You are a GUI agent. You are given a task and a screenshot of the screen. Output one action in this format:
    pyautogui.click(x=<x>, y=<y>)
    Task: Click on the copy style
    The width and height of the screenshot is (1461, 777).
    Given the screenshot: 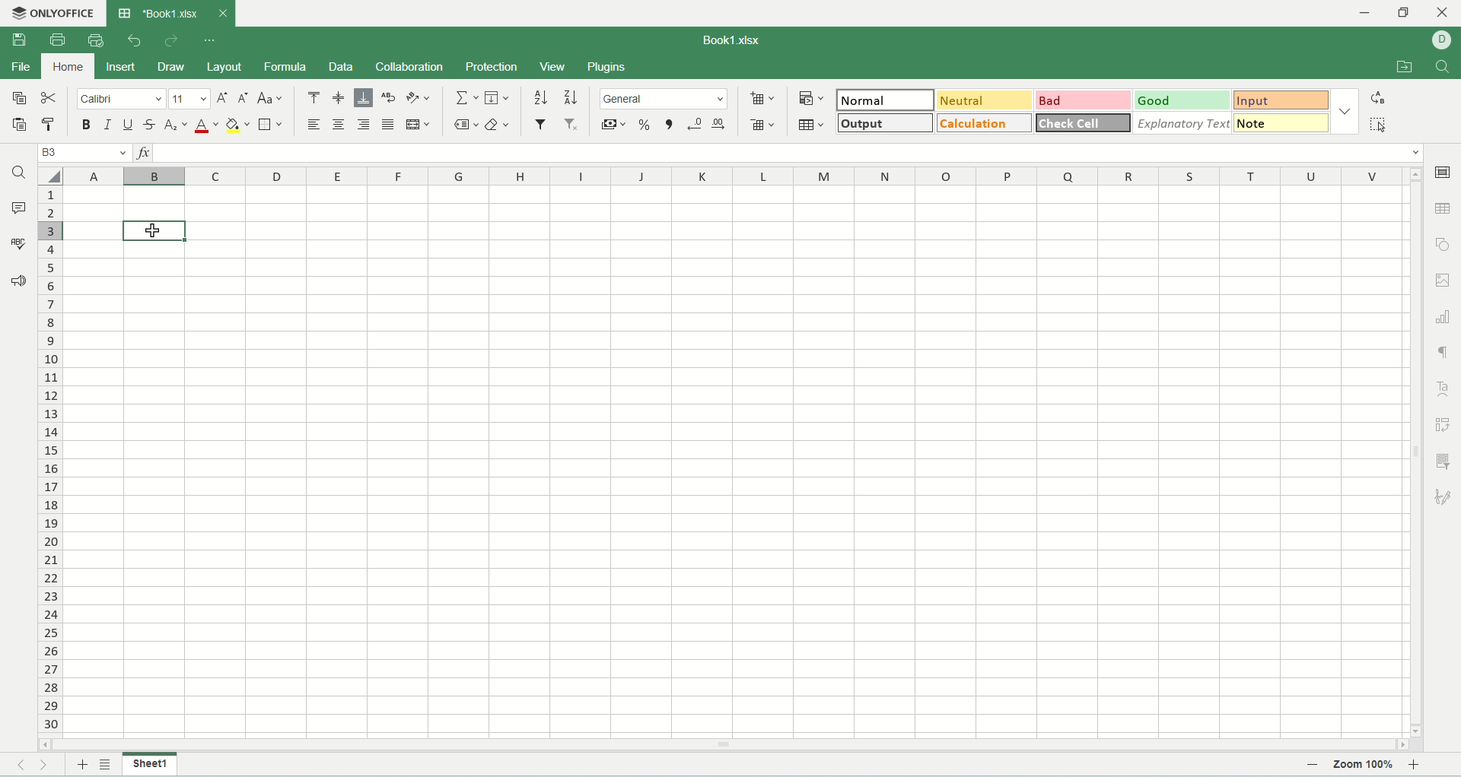 What is the action you would take?
    pyautogui.click(x=52, y=126)
    